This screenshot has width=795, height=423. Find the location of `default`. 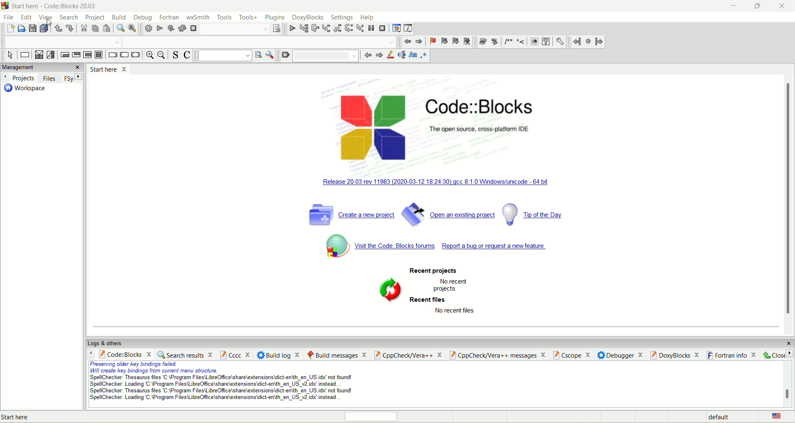

default is located at coordinates (717, 417).